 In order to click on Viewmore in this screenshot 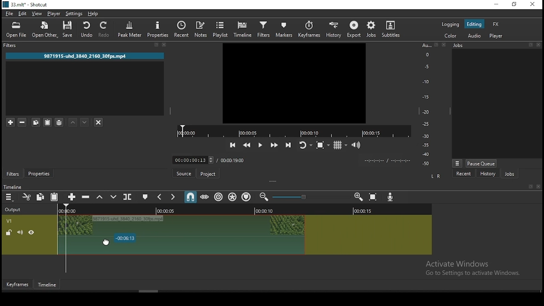, I will do `click(458, 163)`.